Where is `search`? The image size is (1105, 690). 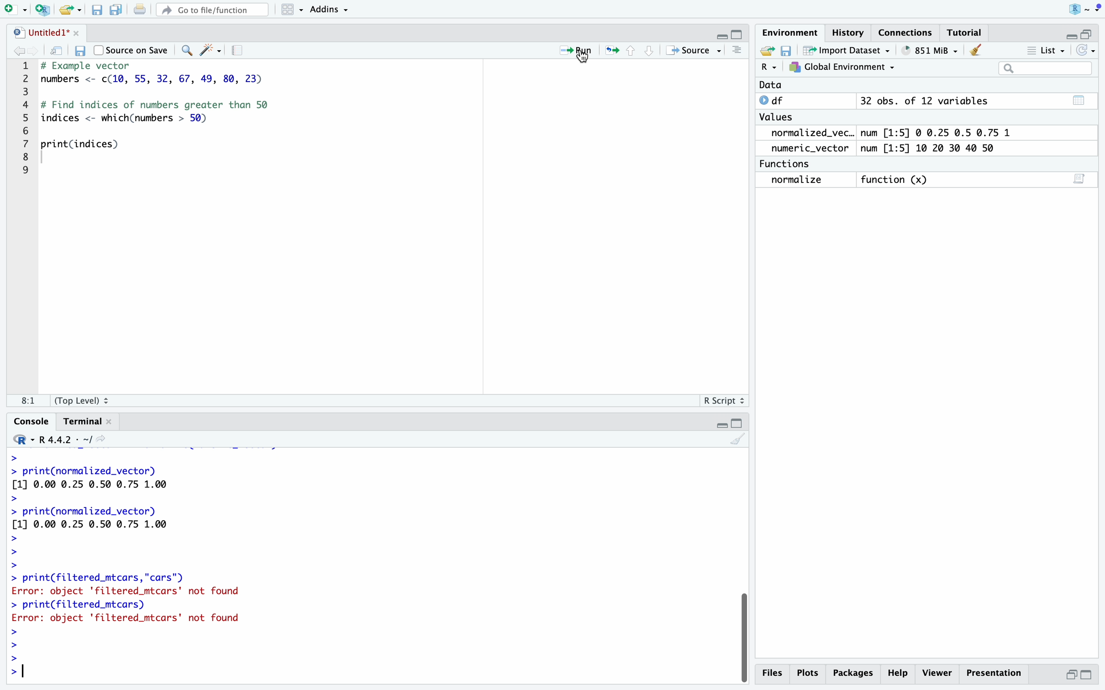 search is located at coordinates (185, 51).